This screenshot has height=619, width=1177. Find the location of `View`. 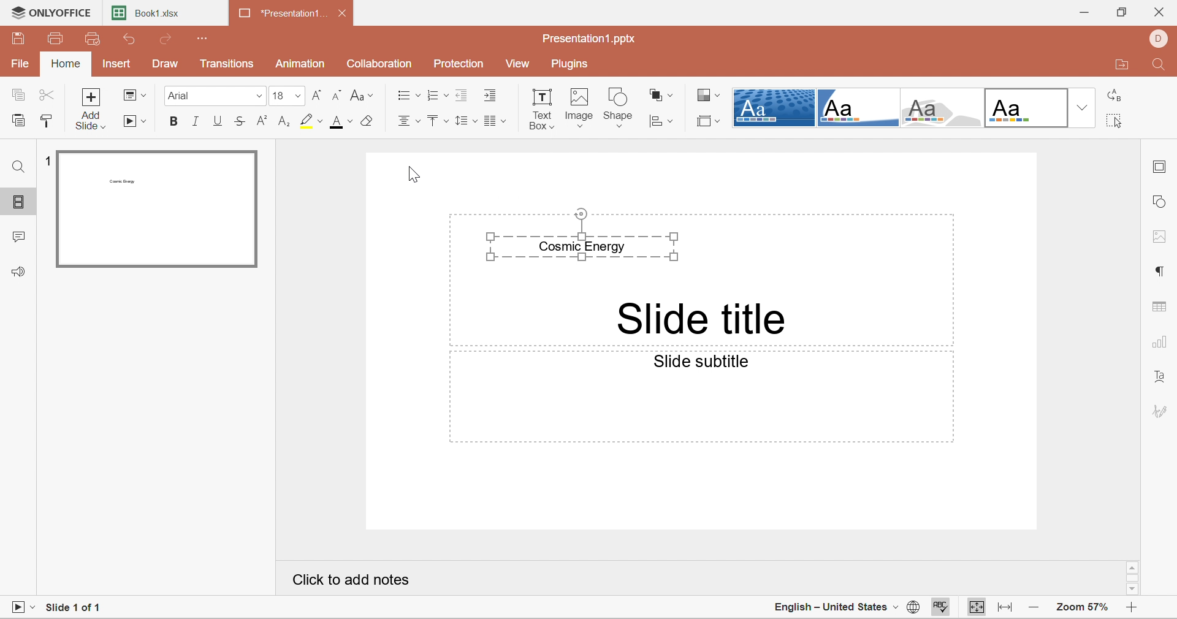

View is located at coordinates (520, 65).